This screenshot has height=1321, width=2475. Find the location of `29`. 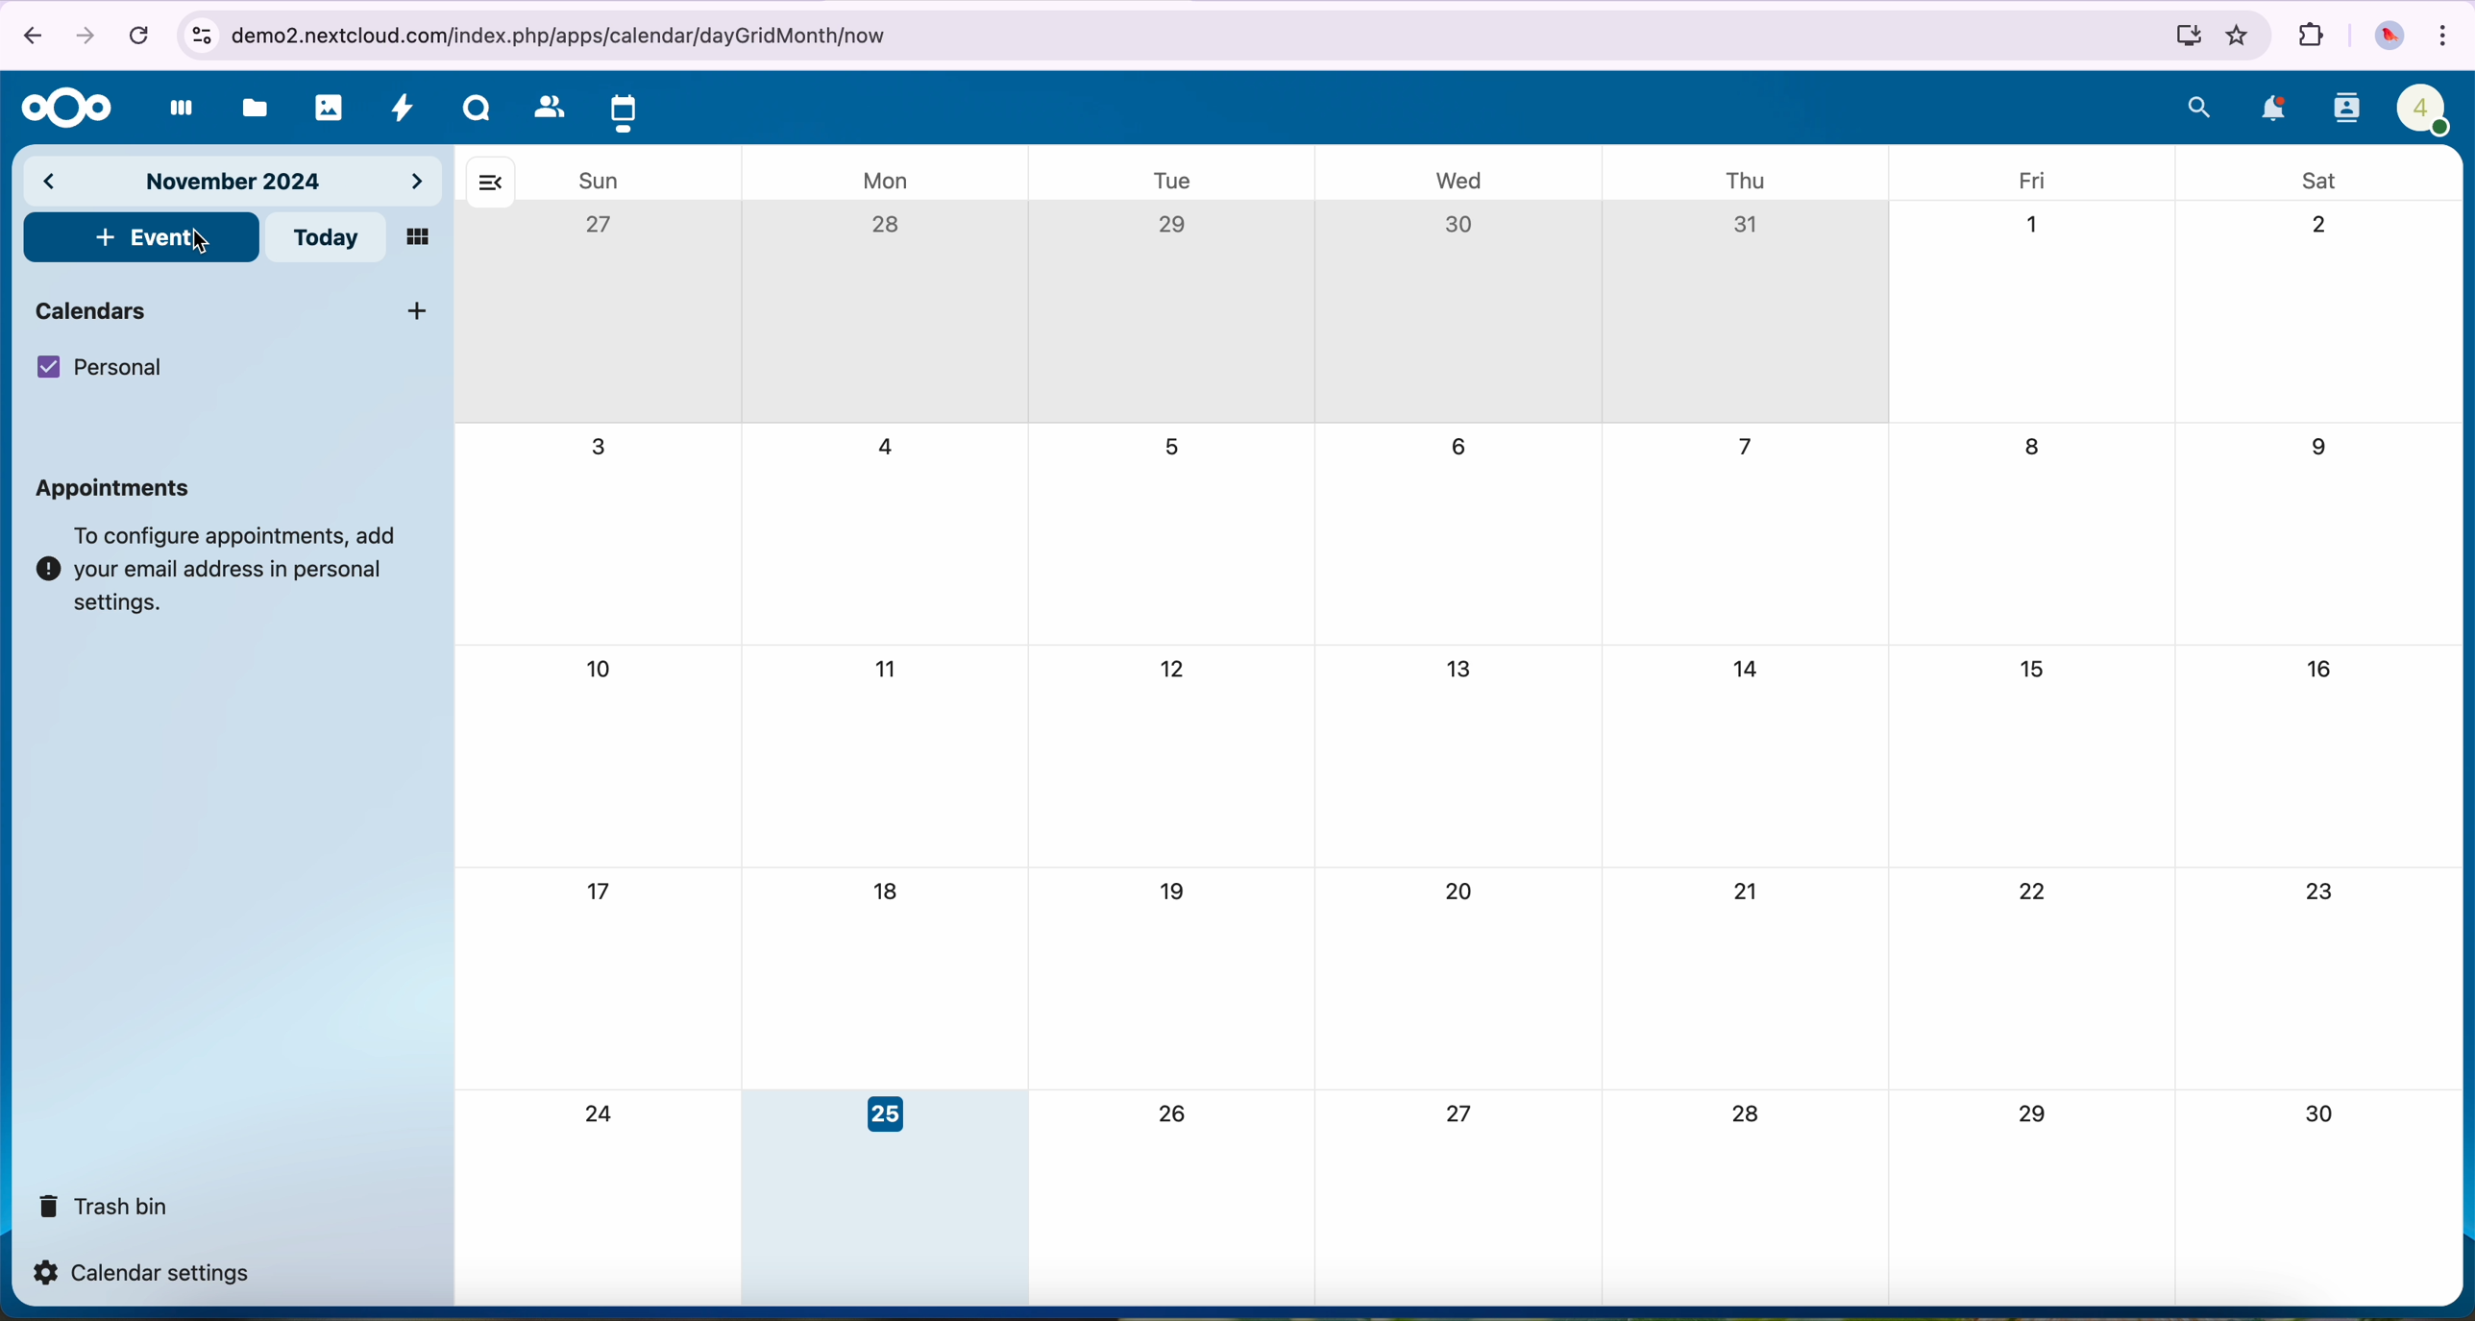

29 is located at coordinates (2029, 1114).